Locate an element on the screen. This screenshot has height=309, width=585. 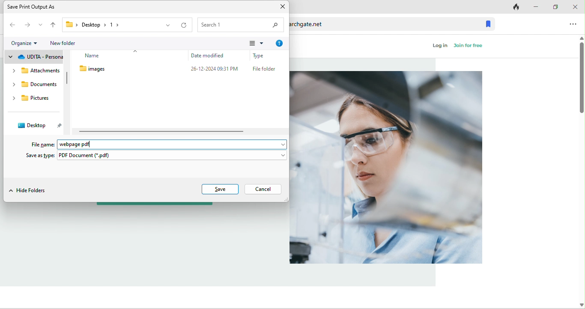
vertical scroll bar is located at coordinates (67, 78).